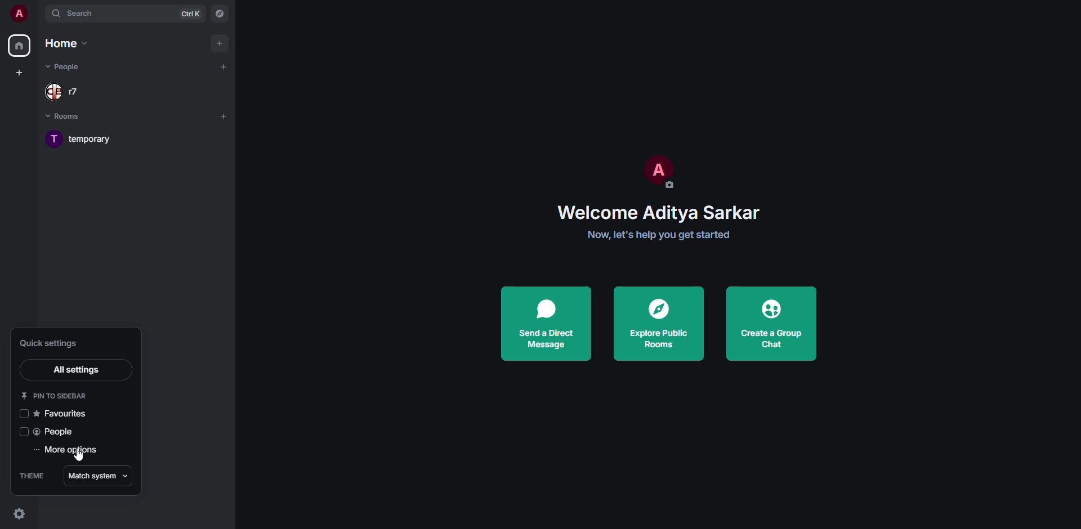 The height and width of the screenshot is (529, 1081). I want to click on home, so click(18, 46).